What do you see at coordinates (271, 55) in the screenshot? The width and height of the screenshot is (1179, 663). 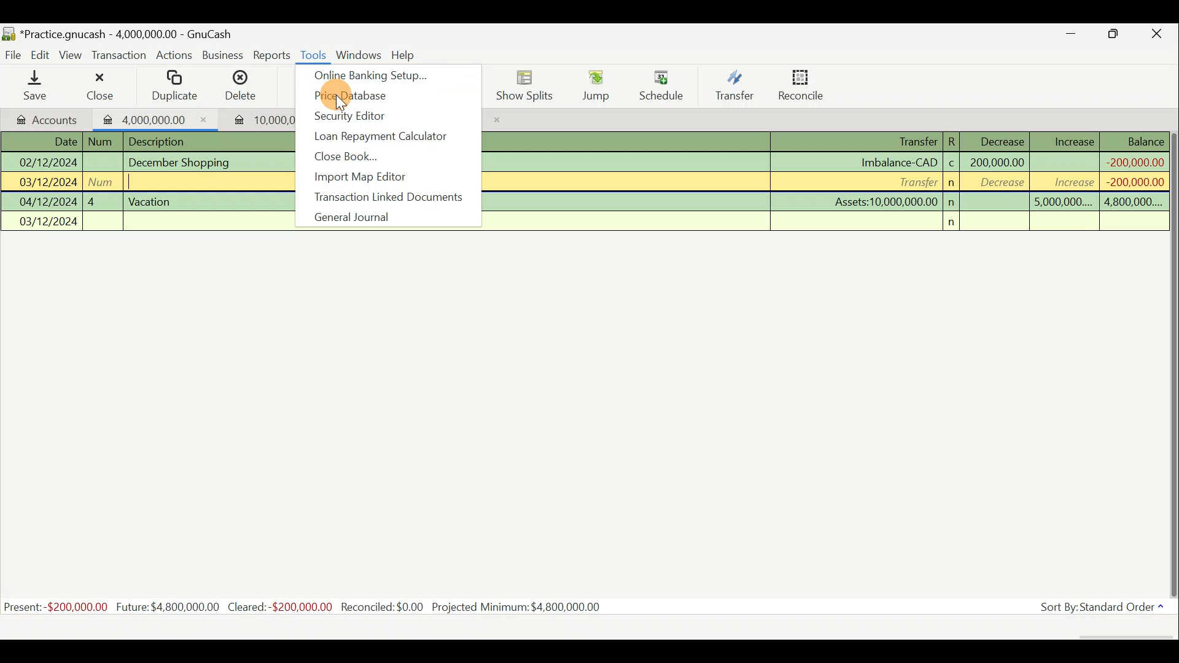 I see `Reports` at bounding box center [271, 55].